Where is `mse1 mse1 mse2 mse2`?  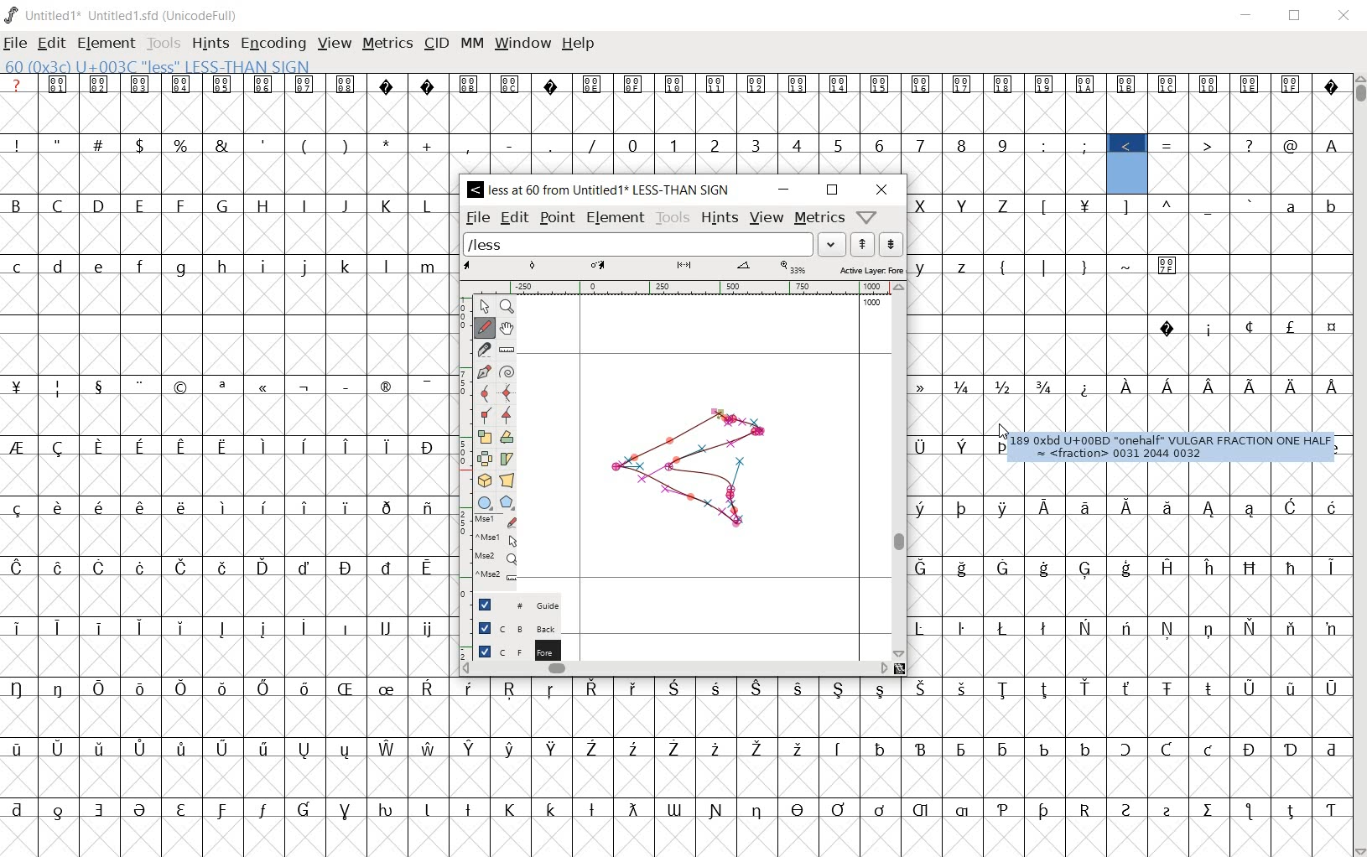
mse1 mse1 mse2 mse2 is located at coordinates (499, 548).